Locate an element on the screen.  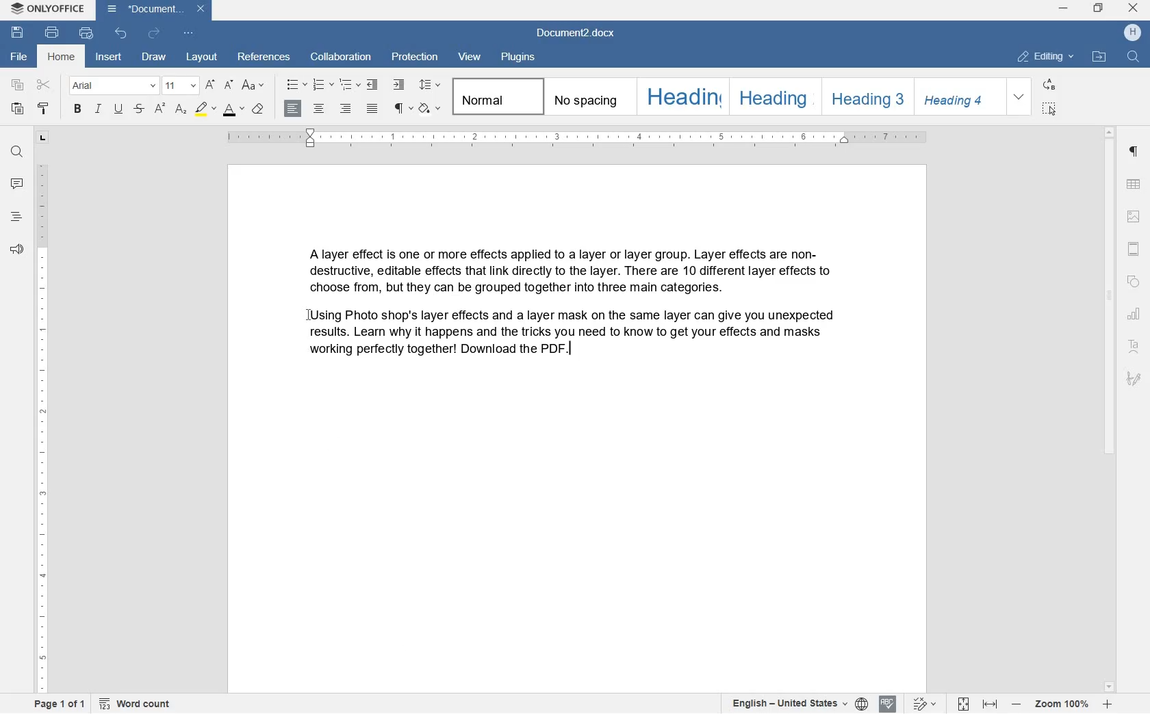
PARAGRAPH SETTINGS is located at coordinates (402, 109).